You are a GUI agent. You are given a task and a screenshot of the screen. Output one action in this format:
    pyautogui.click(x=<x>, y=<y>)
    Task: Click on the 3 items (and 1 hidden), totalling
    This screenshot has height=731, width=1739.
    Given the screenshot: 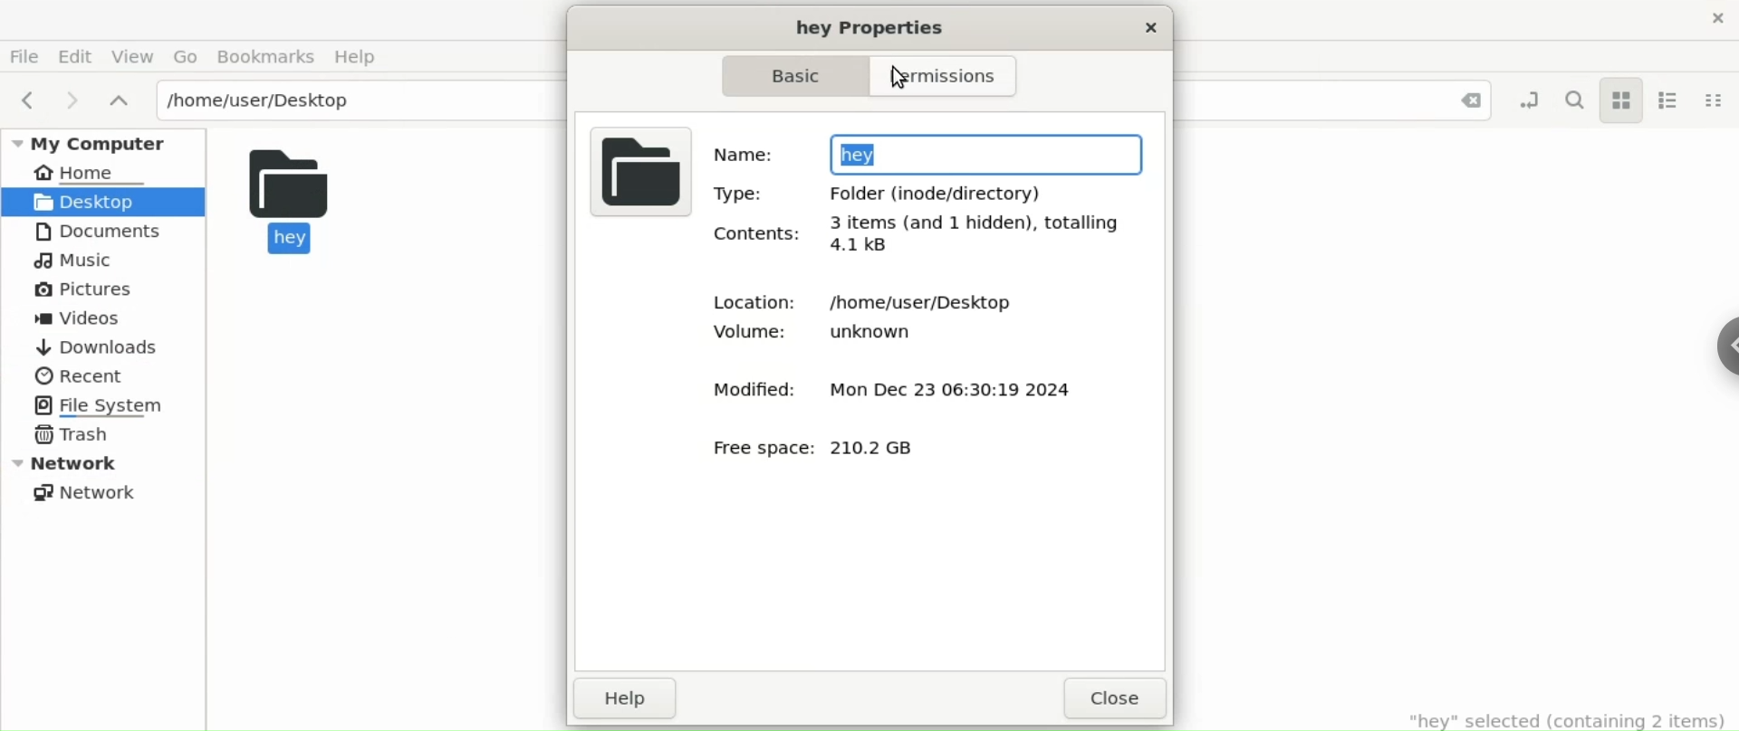 What is the action you would take?
    pyautogui.click(x=982, y=219)
    